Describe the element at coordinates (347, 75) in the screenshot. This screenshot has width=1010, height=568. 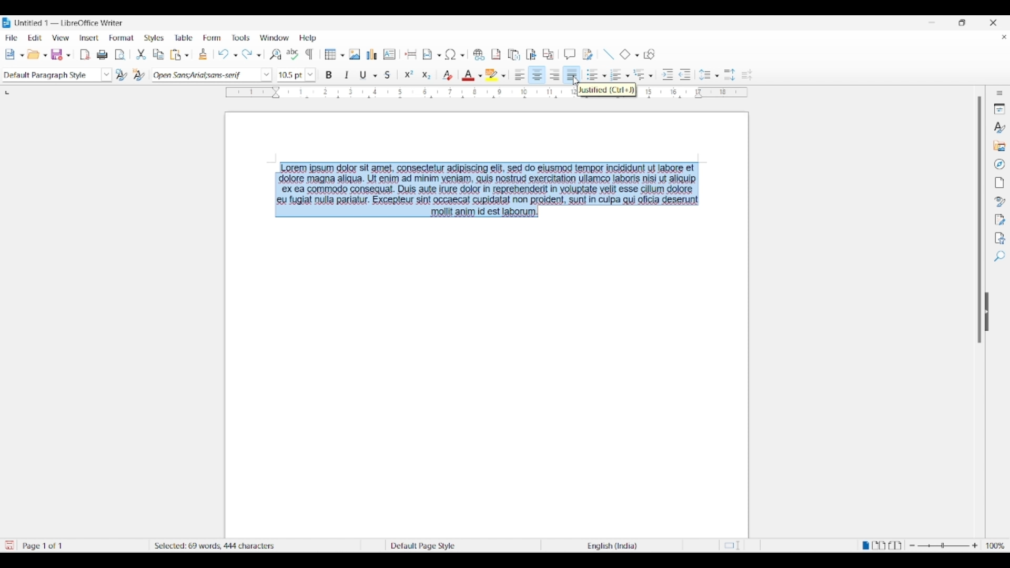
I see `Italic` at that location.